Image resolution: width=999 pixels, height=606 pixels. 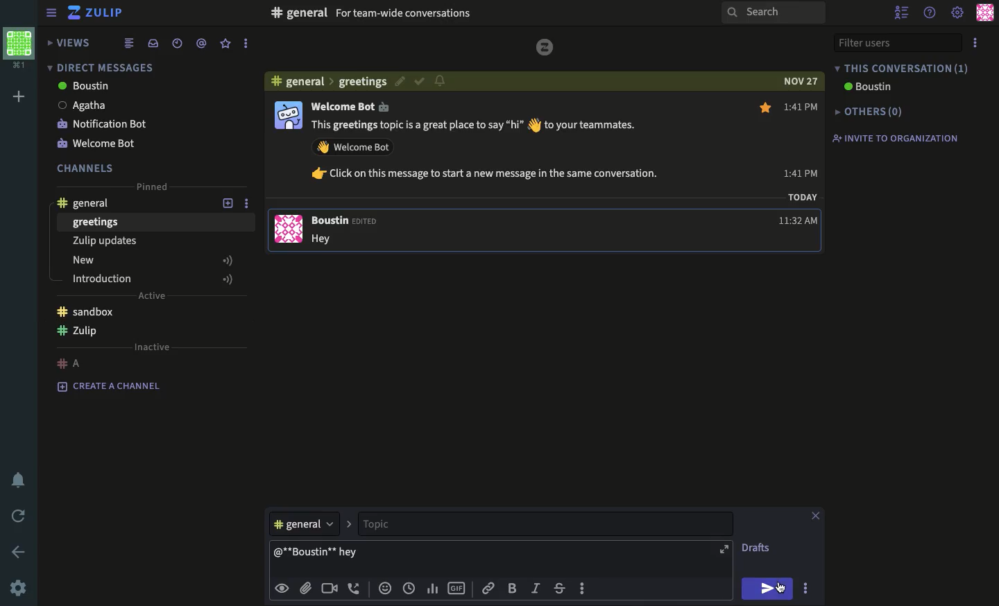 What do you see at coordinates (401, 523) in the screenshot?
I see `topic` at bounding box center [401, 523].